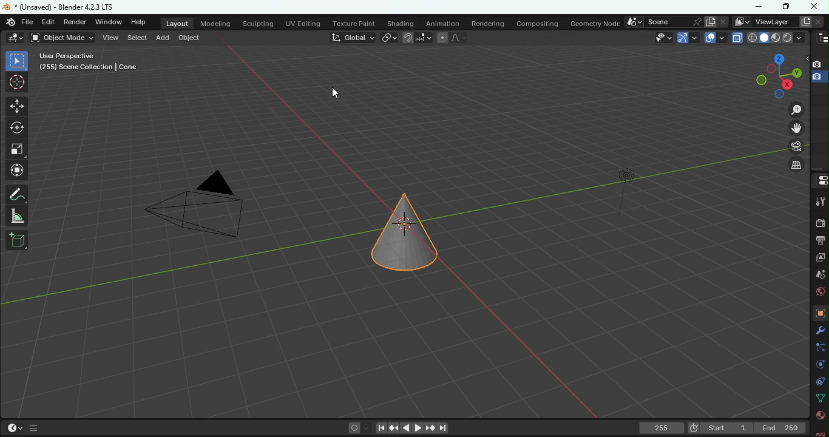 The height and width of the screenshot is (437, 829). What do you see at coordinates (303, 22) in the screenshot?
I see `UV Editing` at bounding box center [303, 22].